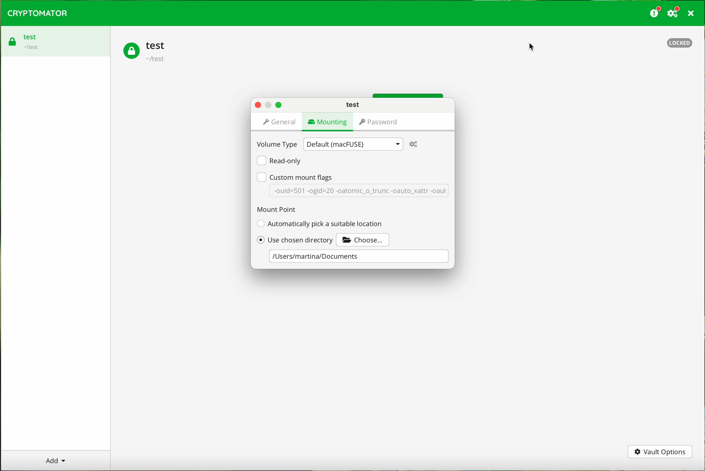 The width and height of the screenshot is (705, 471). Describe the element at coordinates (55, 460) in the screenshot. I see `add button` at that location.